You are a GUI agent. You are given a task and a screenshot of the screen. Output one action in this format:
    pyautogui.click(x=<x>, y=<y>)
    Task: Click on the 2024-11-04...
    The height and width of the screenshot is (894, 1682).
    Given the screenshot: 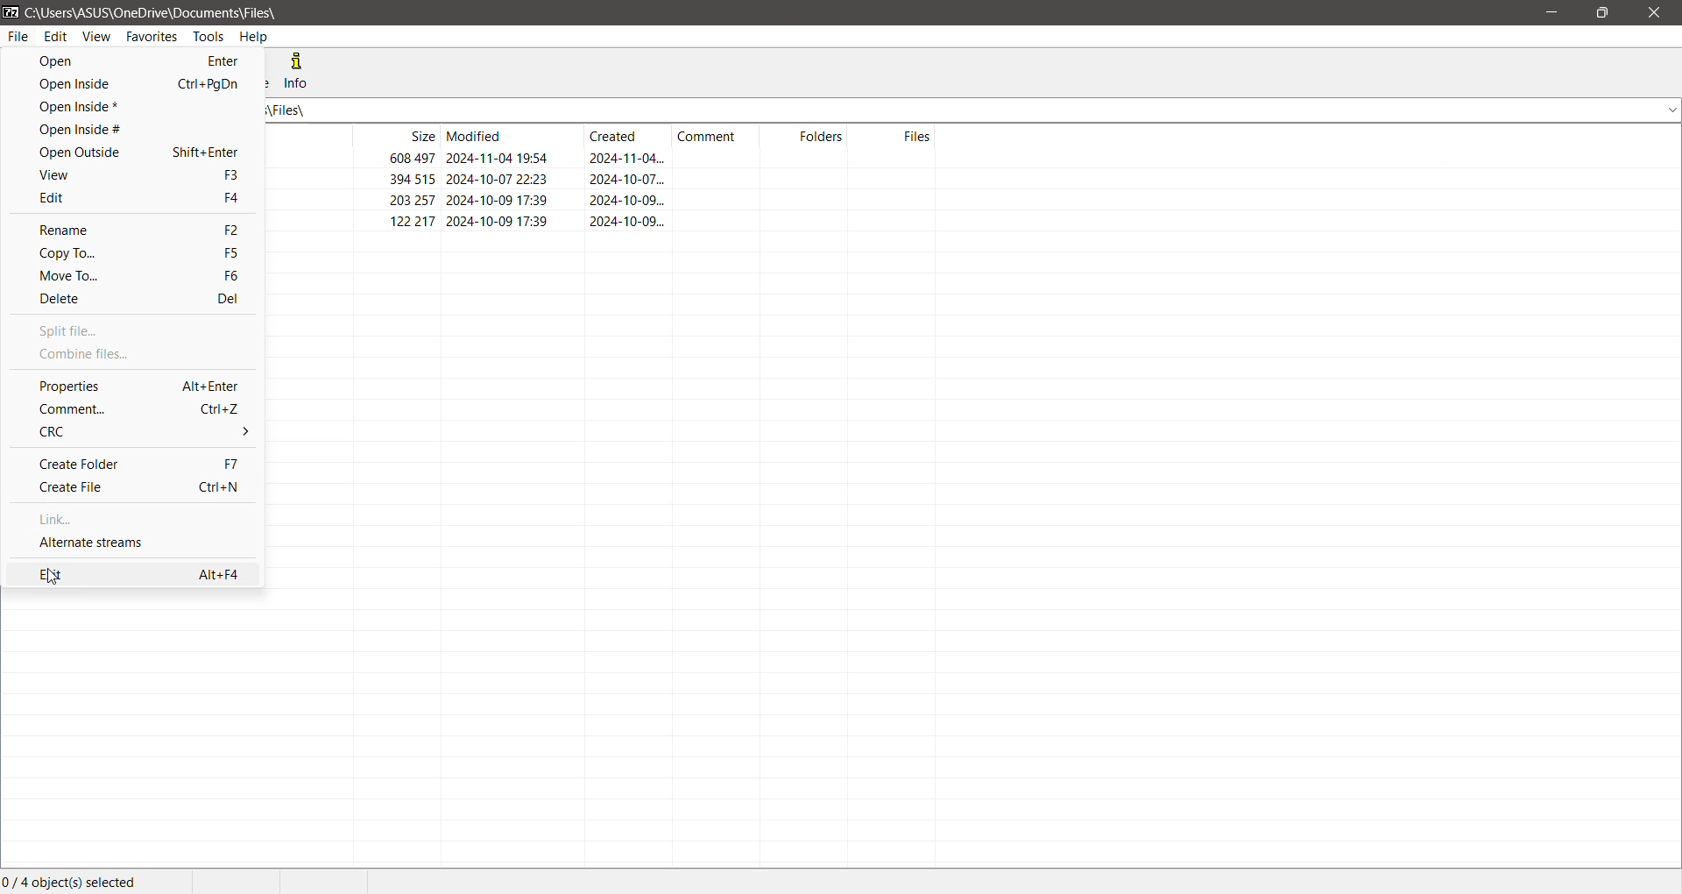 What is the action you would take?
    pyautogui.click(x=624, y=158)
    